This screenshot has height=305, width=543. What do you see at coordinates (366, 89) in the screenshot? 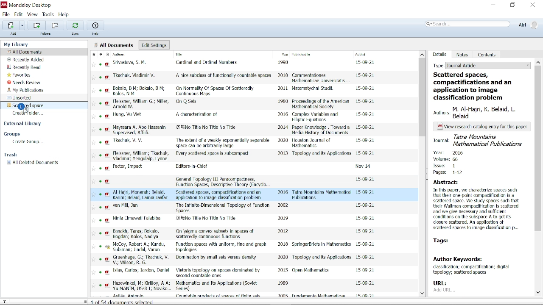
I see `date` at bounding box center [366, 89].